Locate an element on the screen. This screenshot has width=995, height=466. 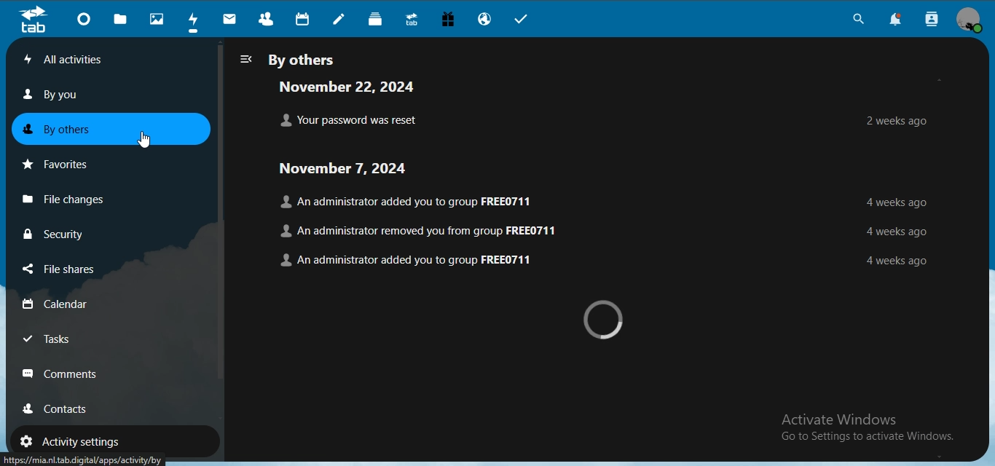
tasks is located at coordinates (58, 339).